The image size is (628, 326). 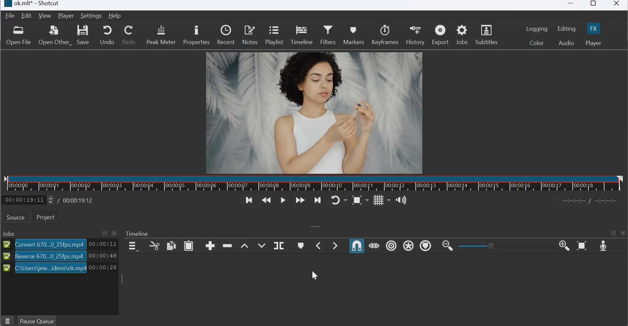 What do you see at coordinates (302, 34) in the screenshot?
I see `Timeline` at bounding box center [302, 34].